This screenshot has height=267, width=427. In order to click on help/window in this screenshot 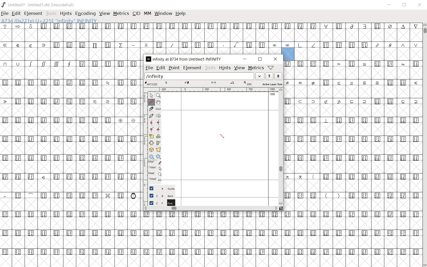, I will do `click(271, 67)`.